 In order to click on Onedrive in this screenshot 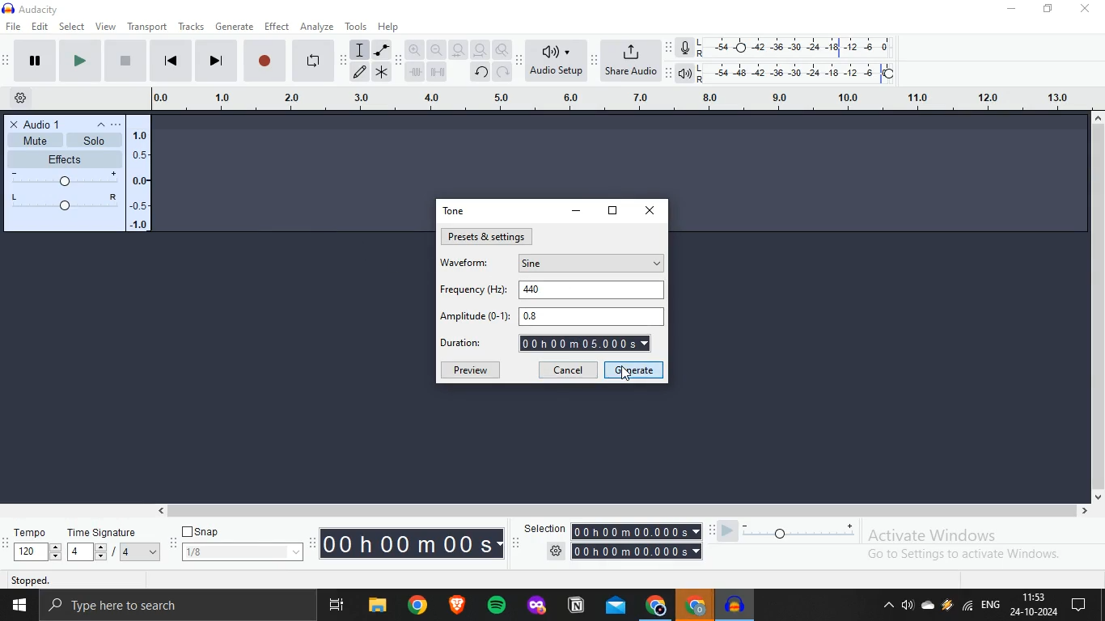, I will do `click(926, 608)`.